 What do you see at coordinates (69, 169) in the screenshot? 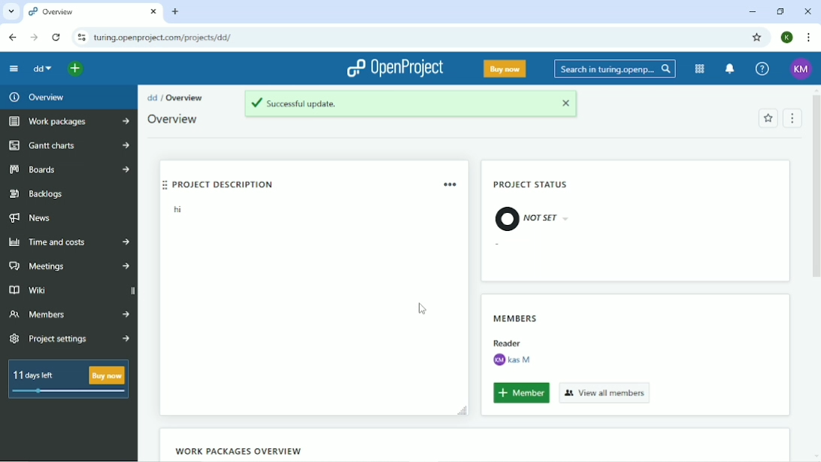
I see `Boards` at bounding box center [69, 169].